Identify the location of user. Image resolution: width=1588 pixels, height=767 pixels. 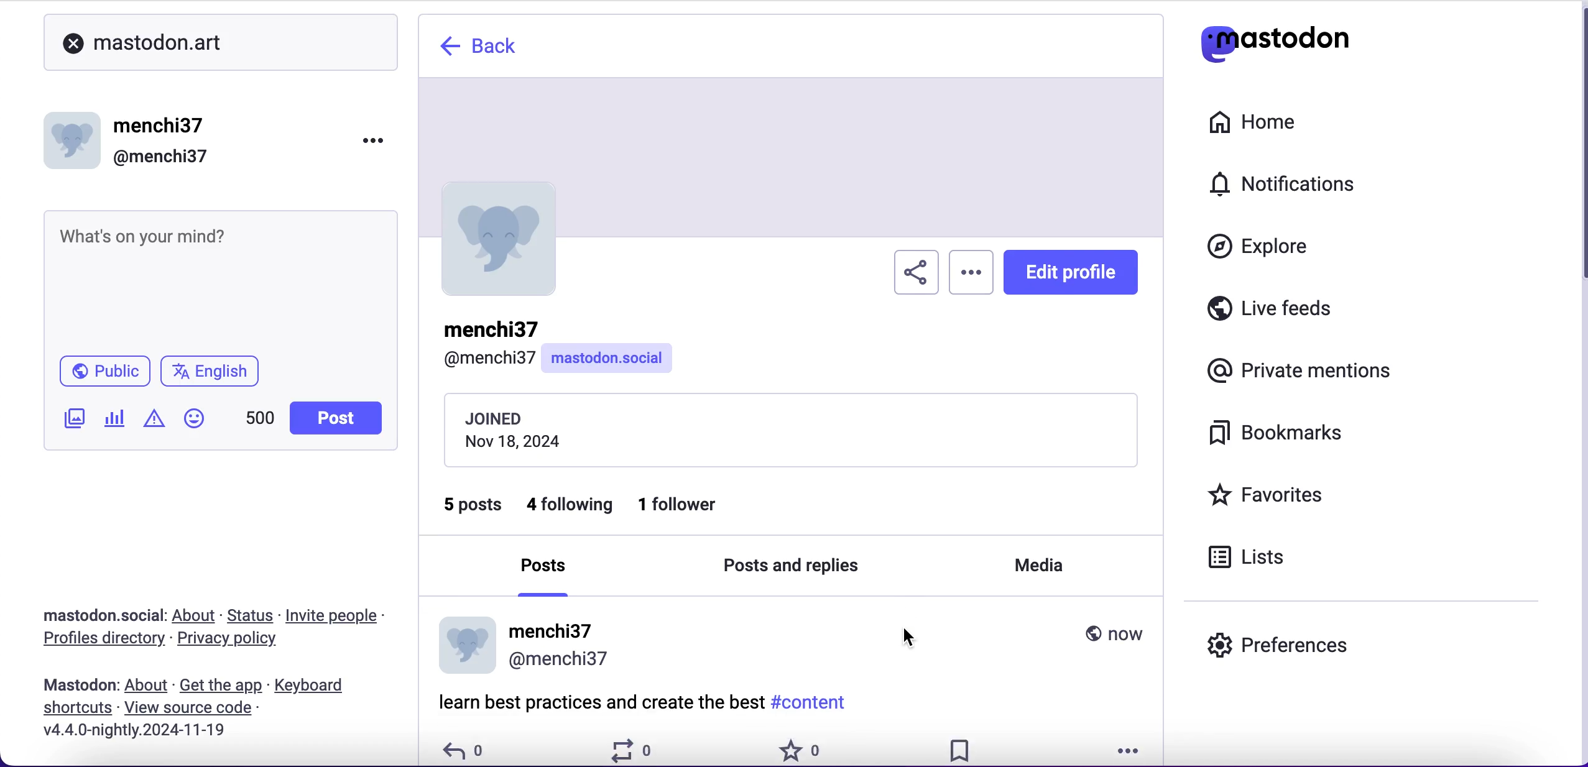
(560, 642).